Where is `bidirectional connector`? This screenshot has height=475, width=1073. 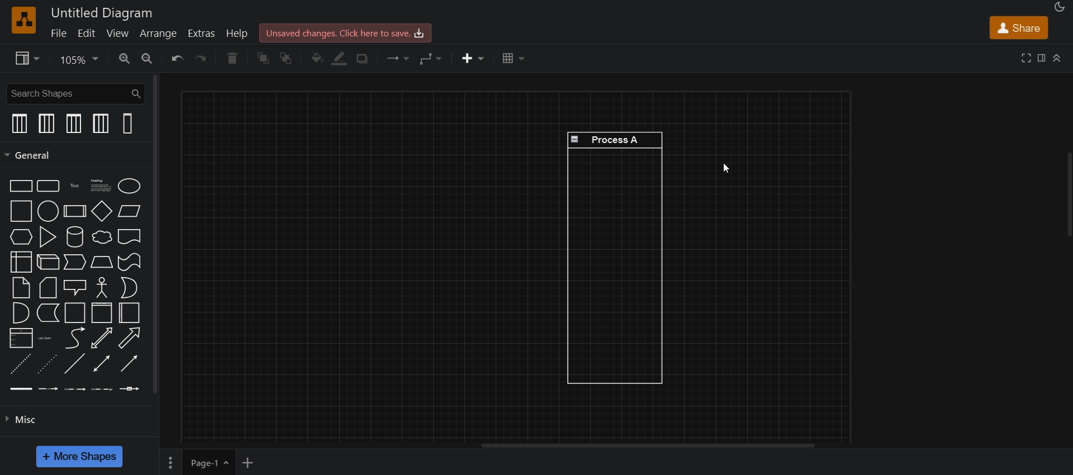
bidirectional connector is located at coordinates (101, 366).